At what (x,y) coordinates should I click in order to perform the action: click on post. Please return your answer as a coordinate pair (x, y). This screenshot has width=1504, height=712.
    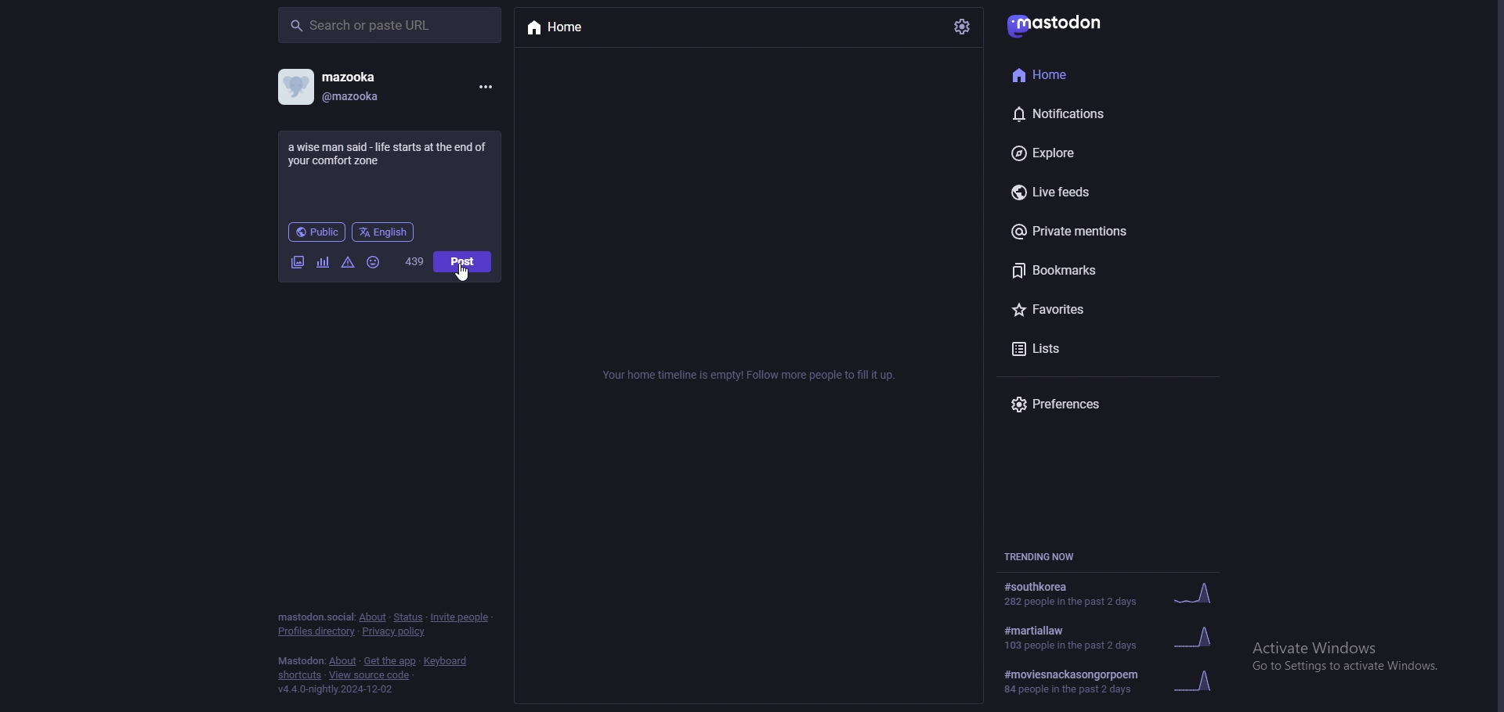
    Looking at the image, I should click on (463, 262).